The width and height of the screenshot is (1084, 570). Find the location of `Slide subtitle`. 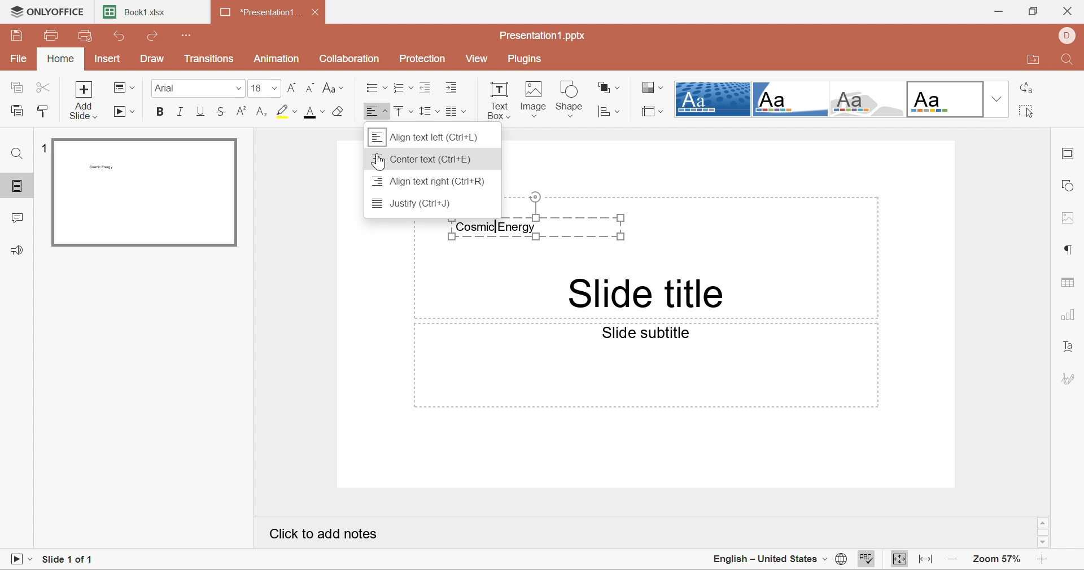

Slide subtitle is located at coordinates (649, 334).